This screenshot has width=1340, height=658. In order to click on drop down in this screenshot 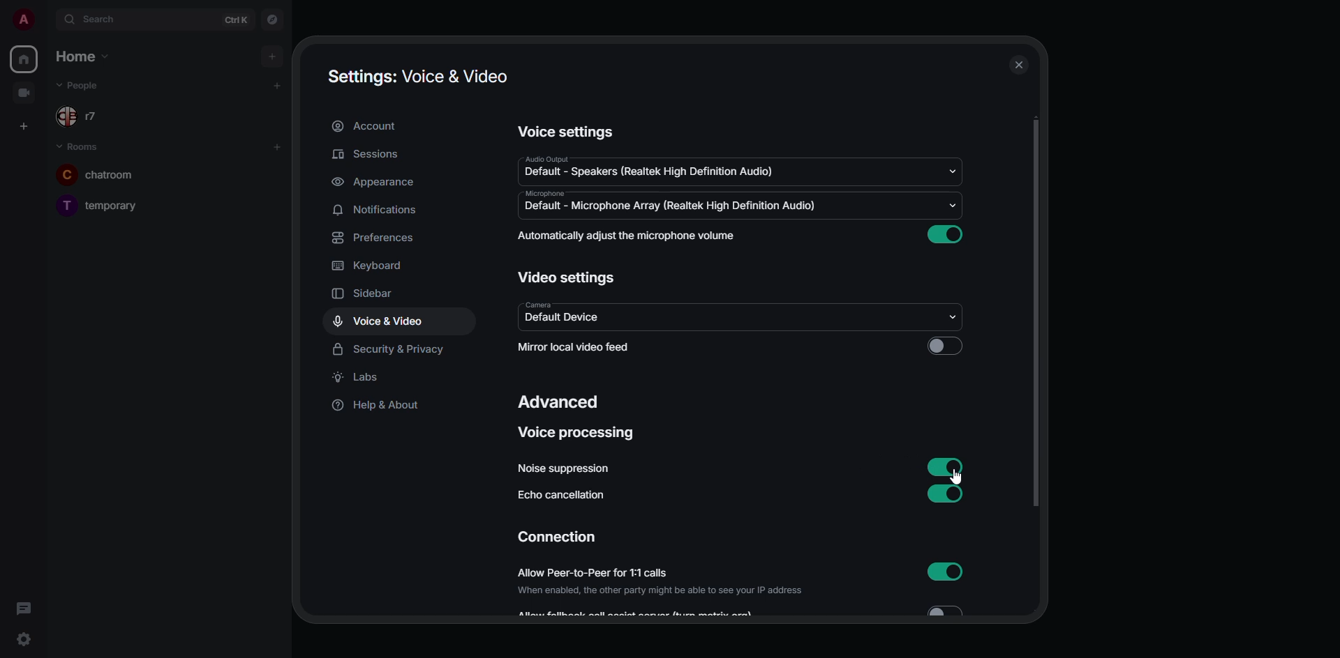, I will do `click(949, 206)`.